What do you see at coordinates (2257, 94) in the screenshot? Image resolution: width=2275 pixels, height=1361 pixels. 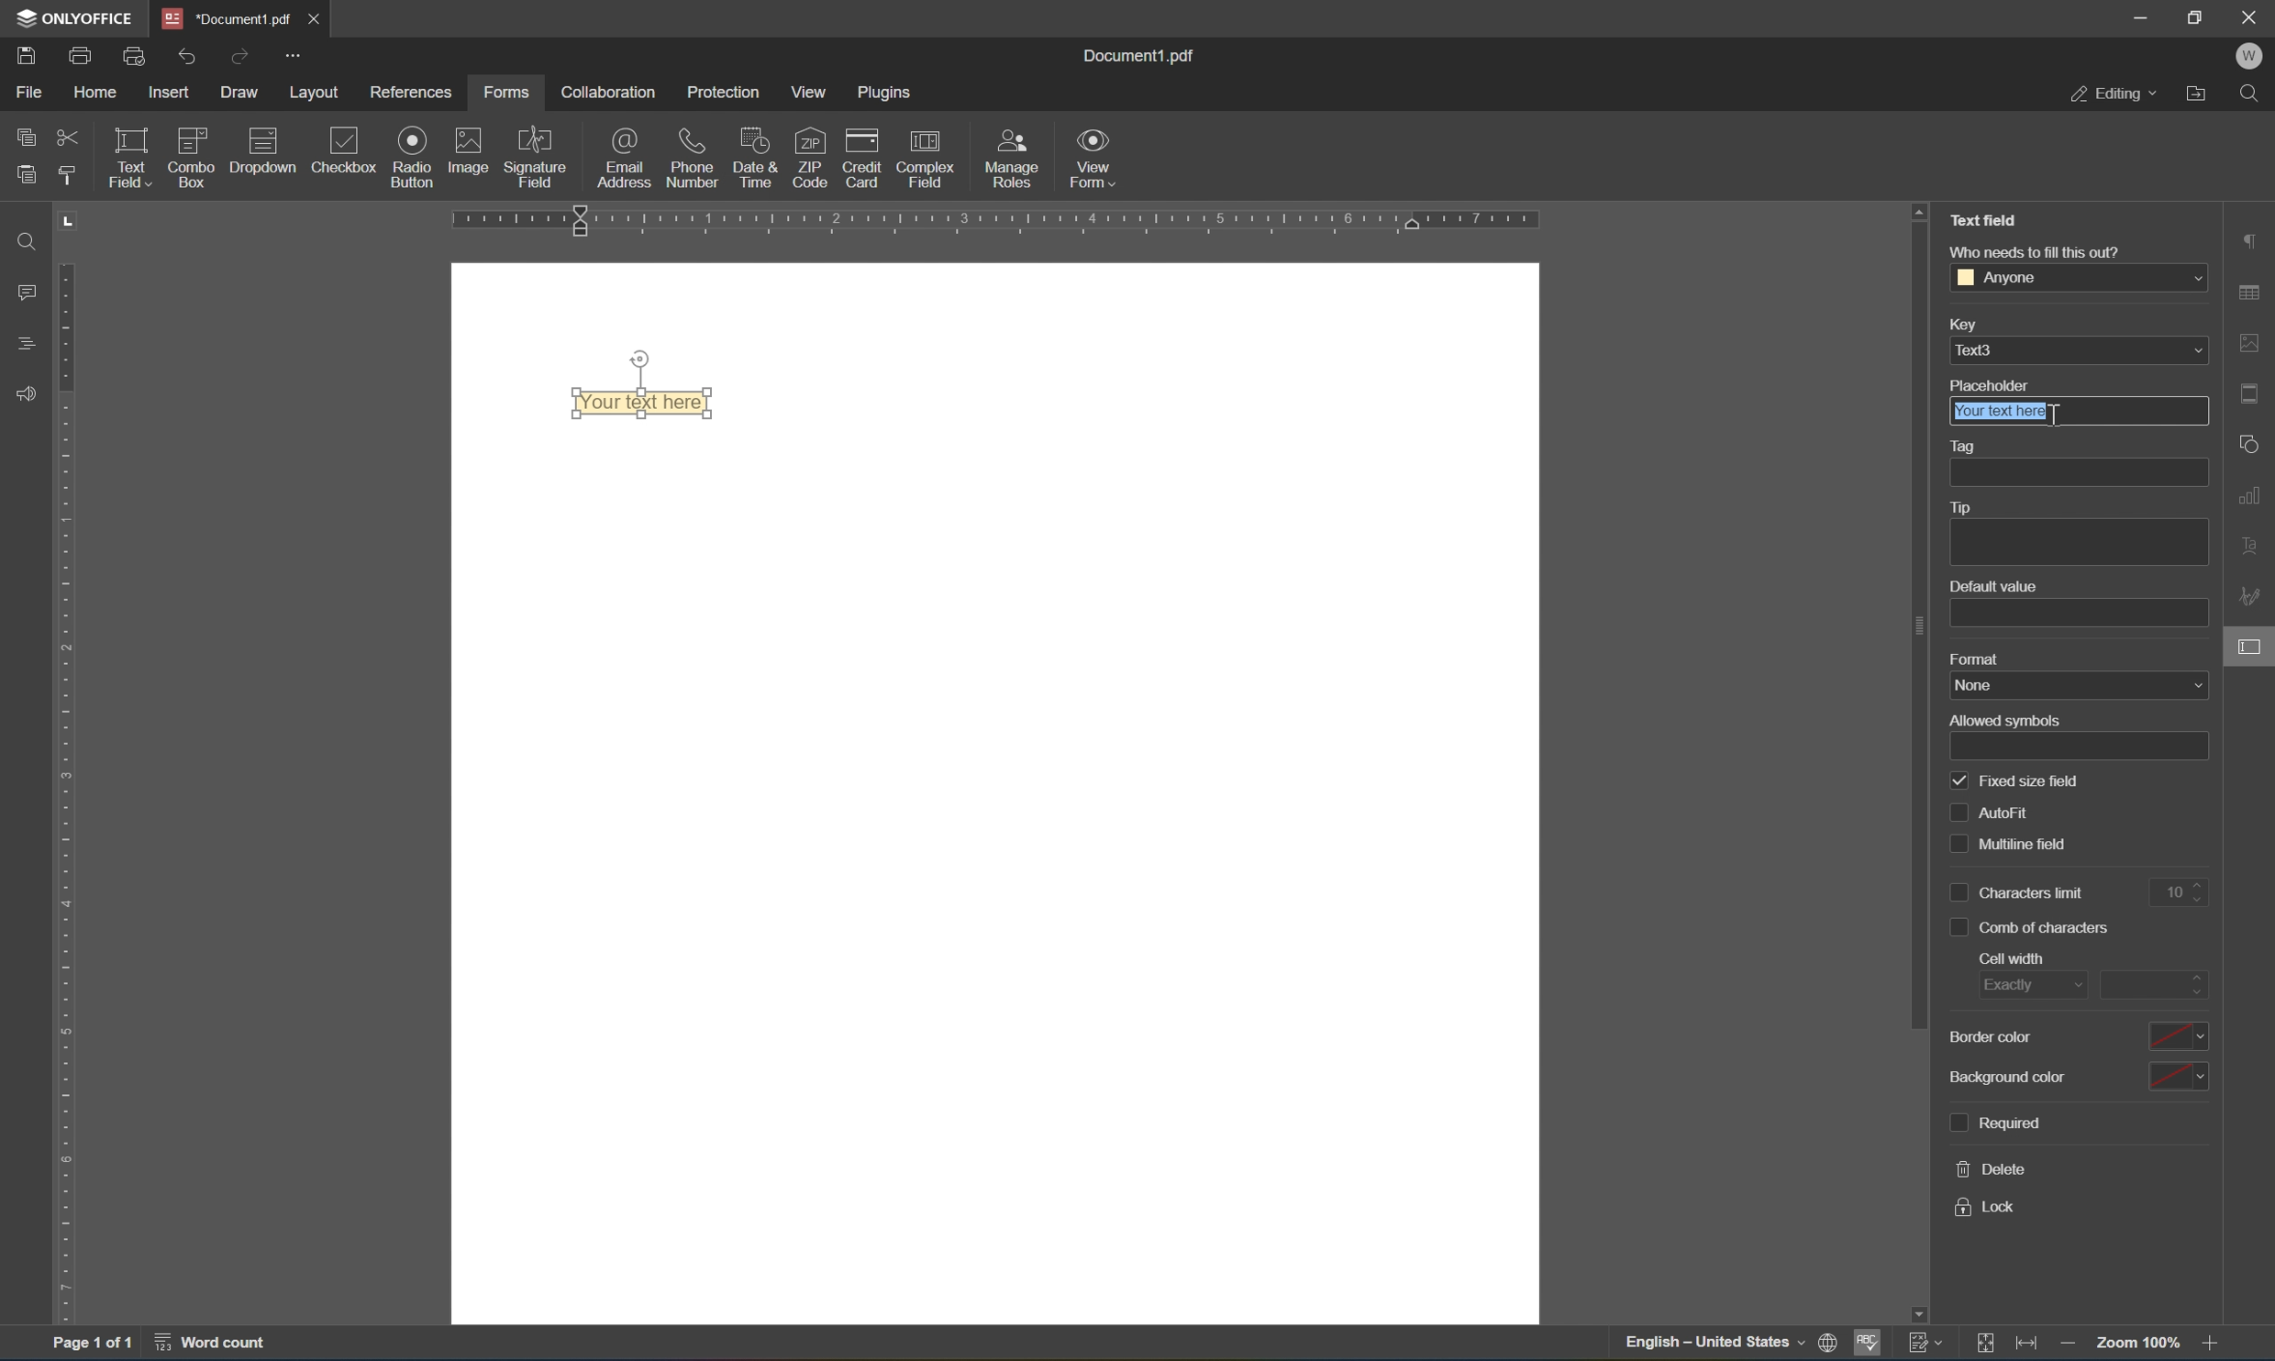 I see `Find` at bounding box center [2257, 94].